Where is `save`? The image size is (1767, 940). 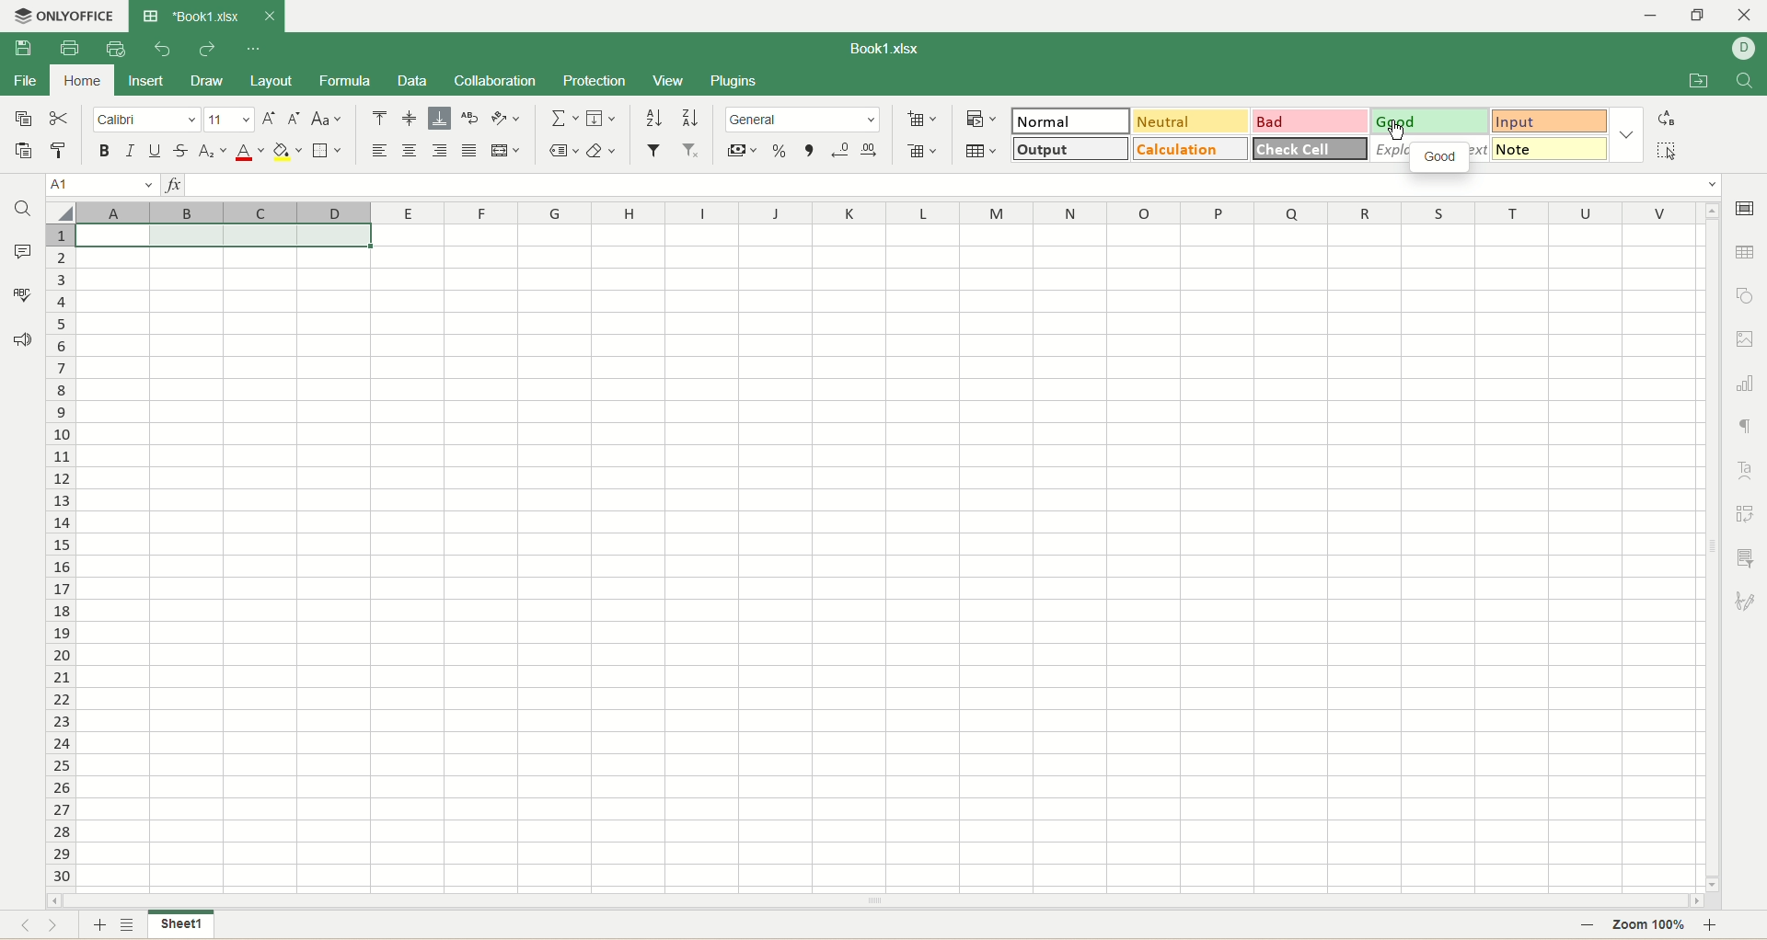 save is located at coordinates (17, 48).